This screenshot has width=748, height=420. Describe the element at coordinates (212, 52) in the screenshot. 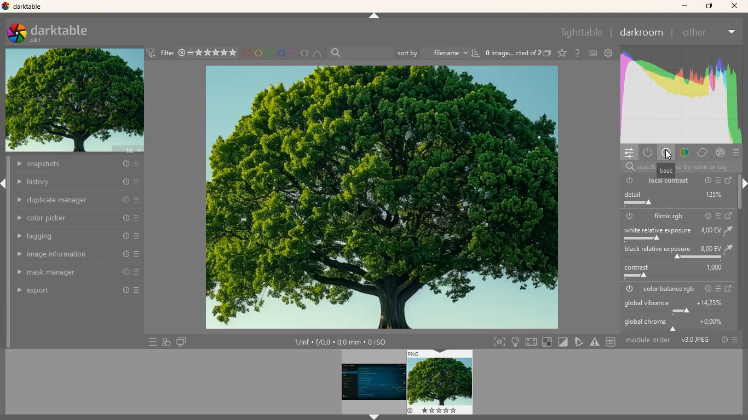

I see `rating` at that location.